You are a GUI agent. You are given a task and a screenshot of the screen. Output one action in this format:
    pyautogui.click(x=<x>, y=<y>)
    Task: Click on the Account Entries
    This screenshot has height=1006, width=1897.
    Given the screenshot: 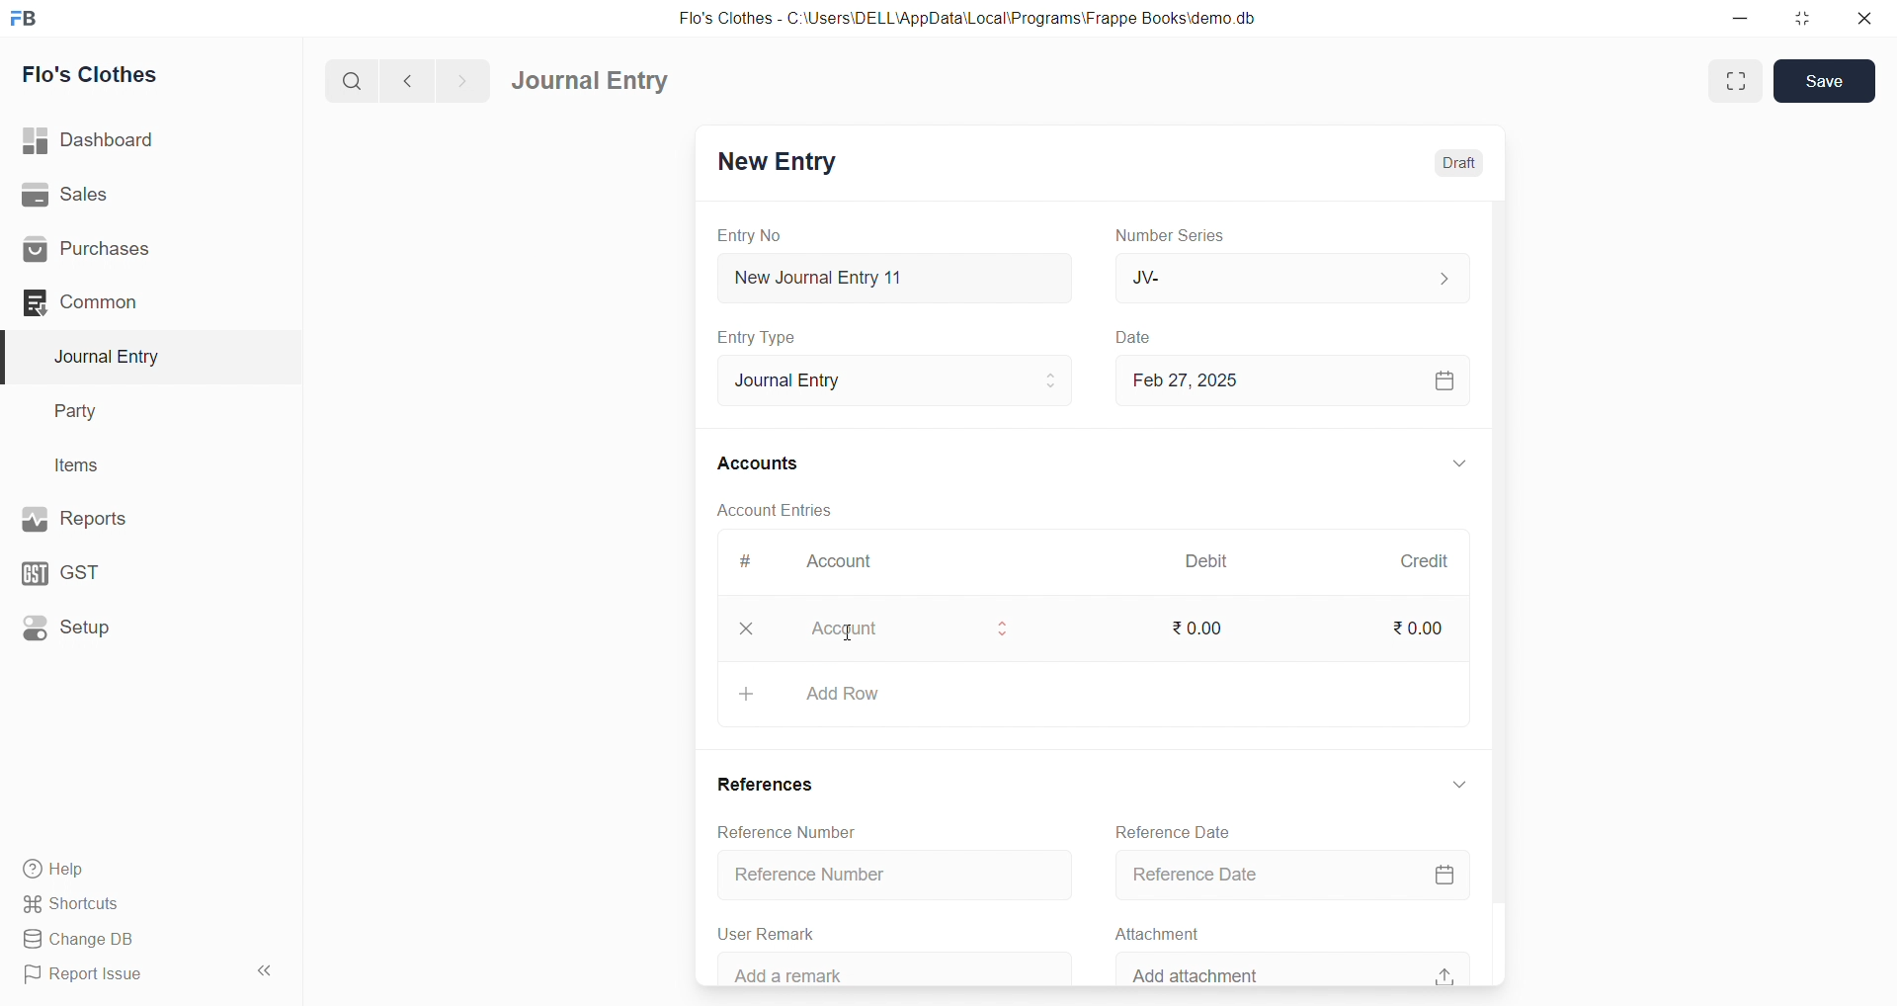 What is the action you would take?
    pyautogui.click(x=777, y=508)
    